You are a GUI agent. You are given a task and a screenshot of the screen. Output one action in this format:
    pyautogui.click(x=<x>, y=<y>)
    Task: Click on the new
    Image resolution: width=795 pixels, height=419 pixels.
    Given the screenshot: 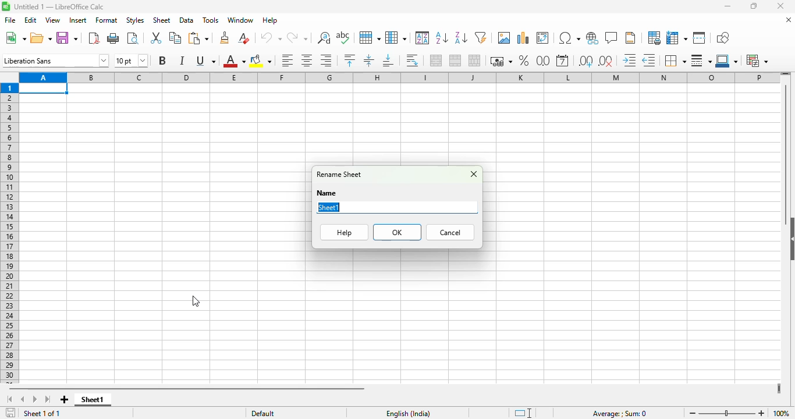 What is the action you would take?
    pyautogui.click(x=15, y=38)
    